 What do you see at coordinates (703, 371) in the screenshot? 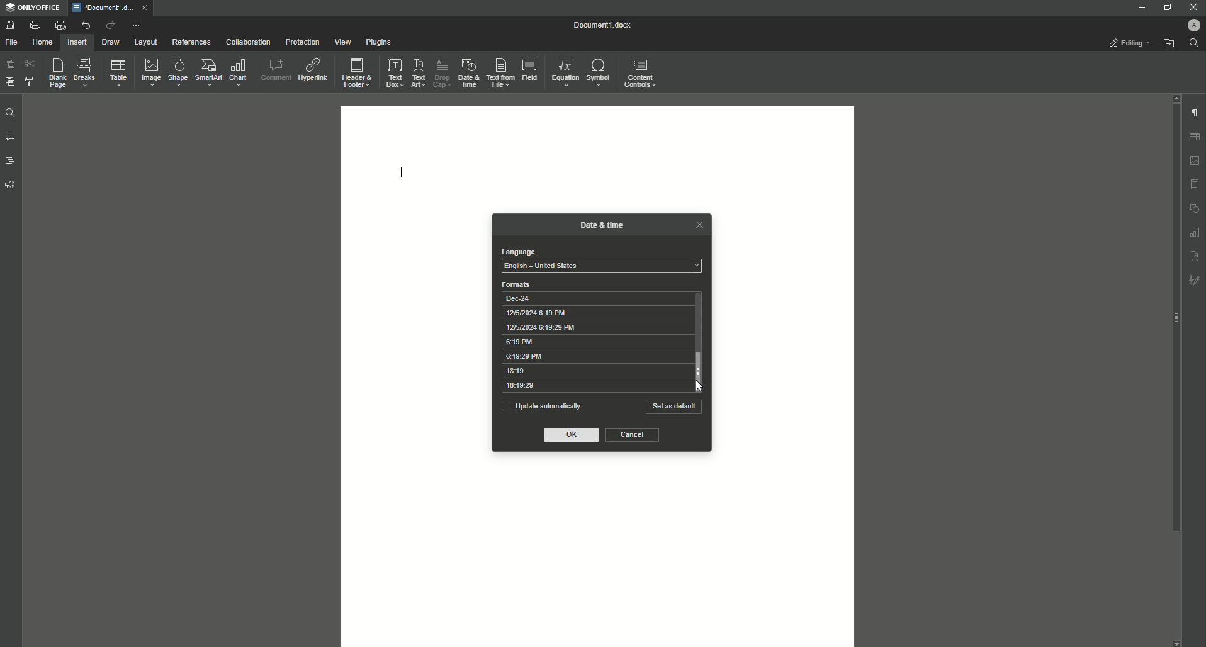
I see `vertical scrollbar` at bounding box center [703, 371].